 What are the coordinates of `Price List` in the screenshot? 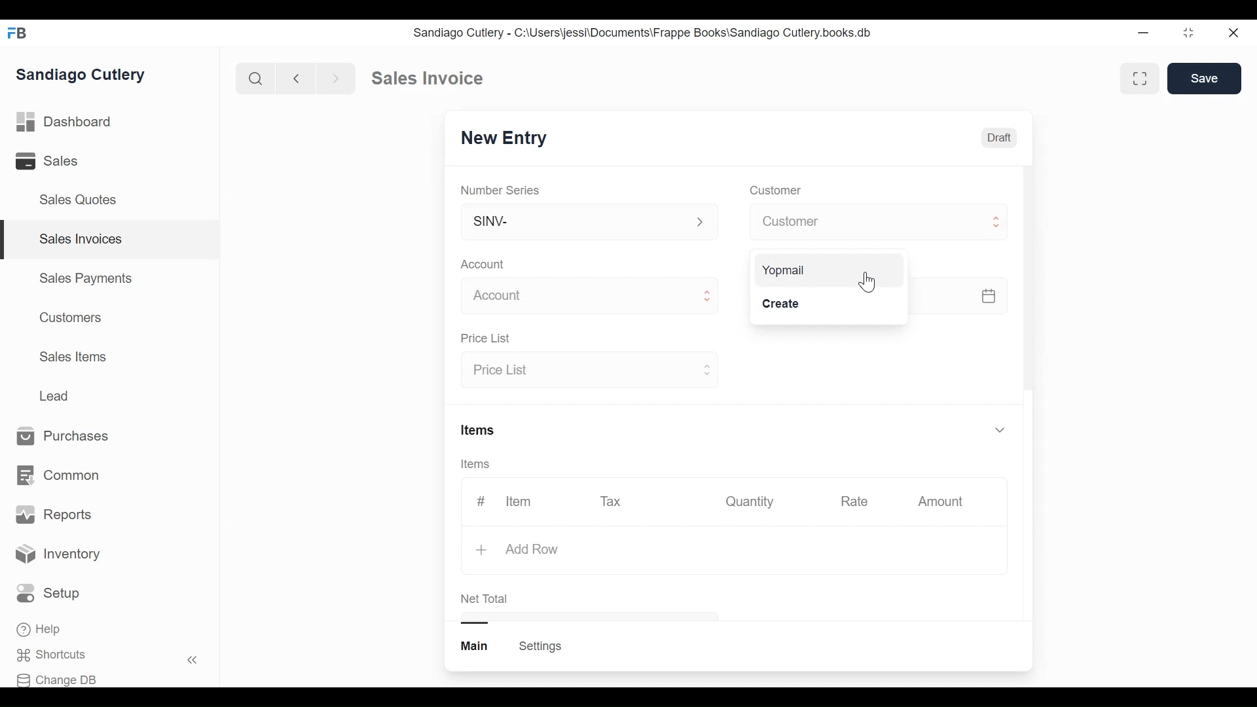 It's located at (587, 371).